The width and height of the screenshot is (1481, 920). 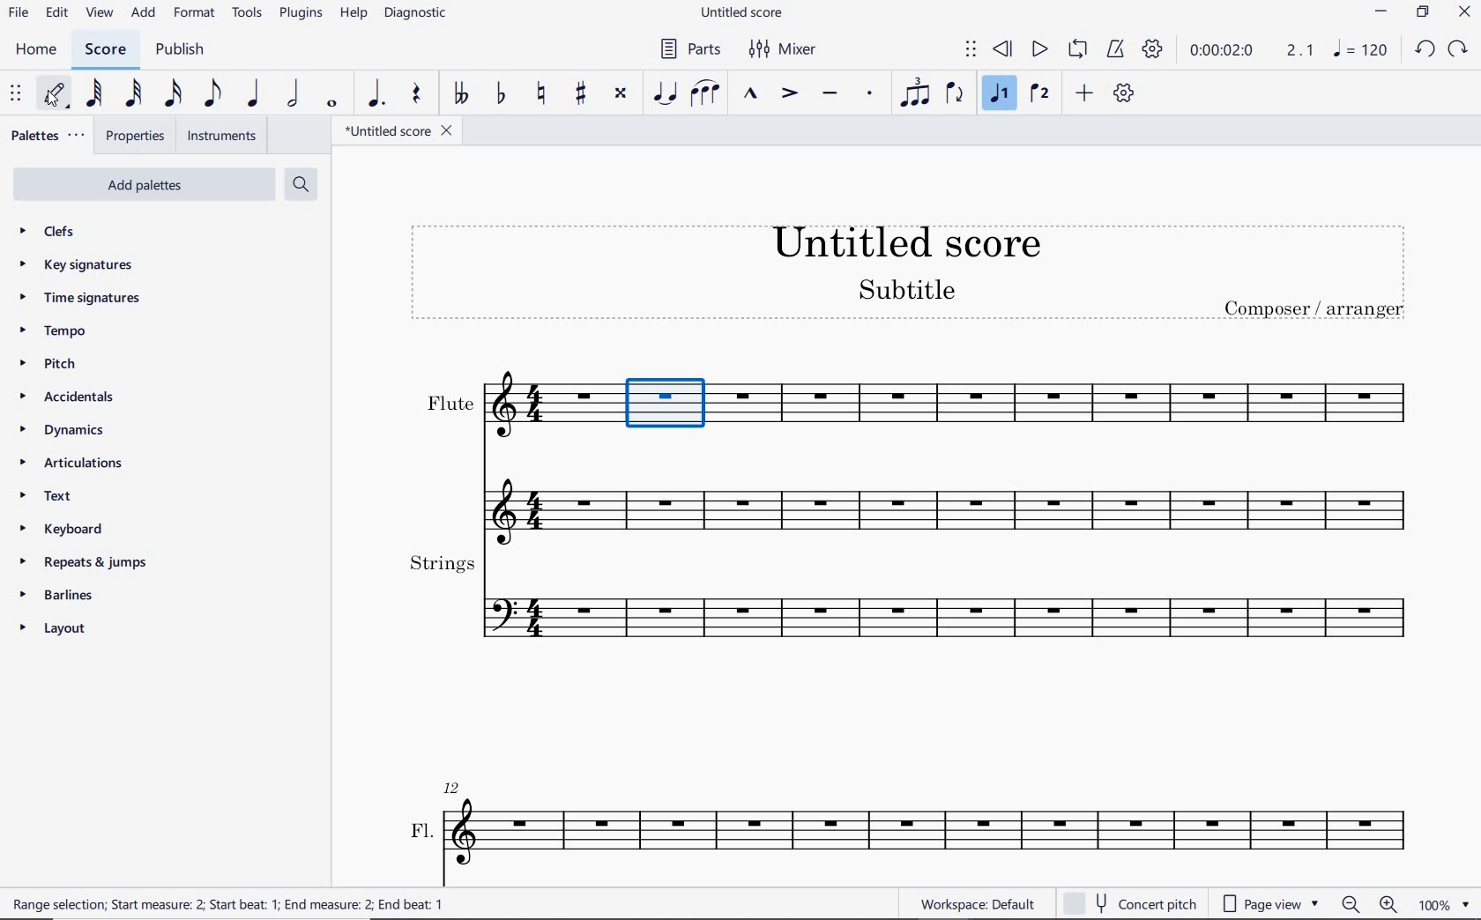 What do you see at coordinates (1154, 52) in the screenshot?
I see `PLAYBACK SETTINGS` at bounding box center [1154, 52].